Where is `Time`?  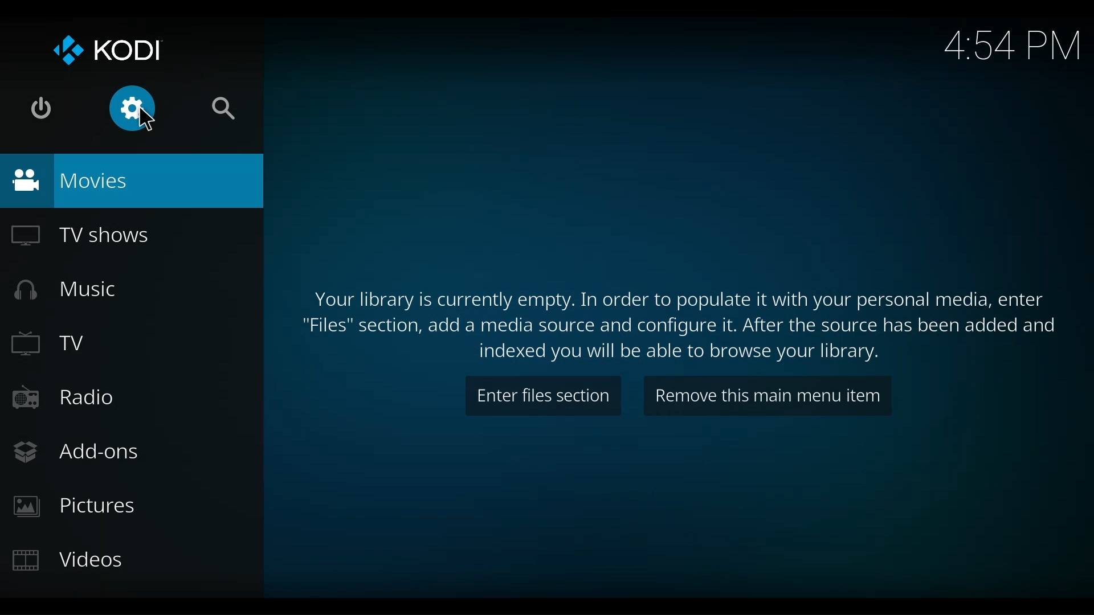
Time is located at coordinates (1010, 48).